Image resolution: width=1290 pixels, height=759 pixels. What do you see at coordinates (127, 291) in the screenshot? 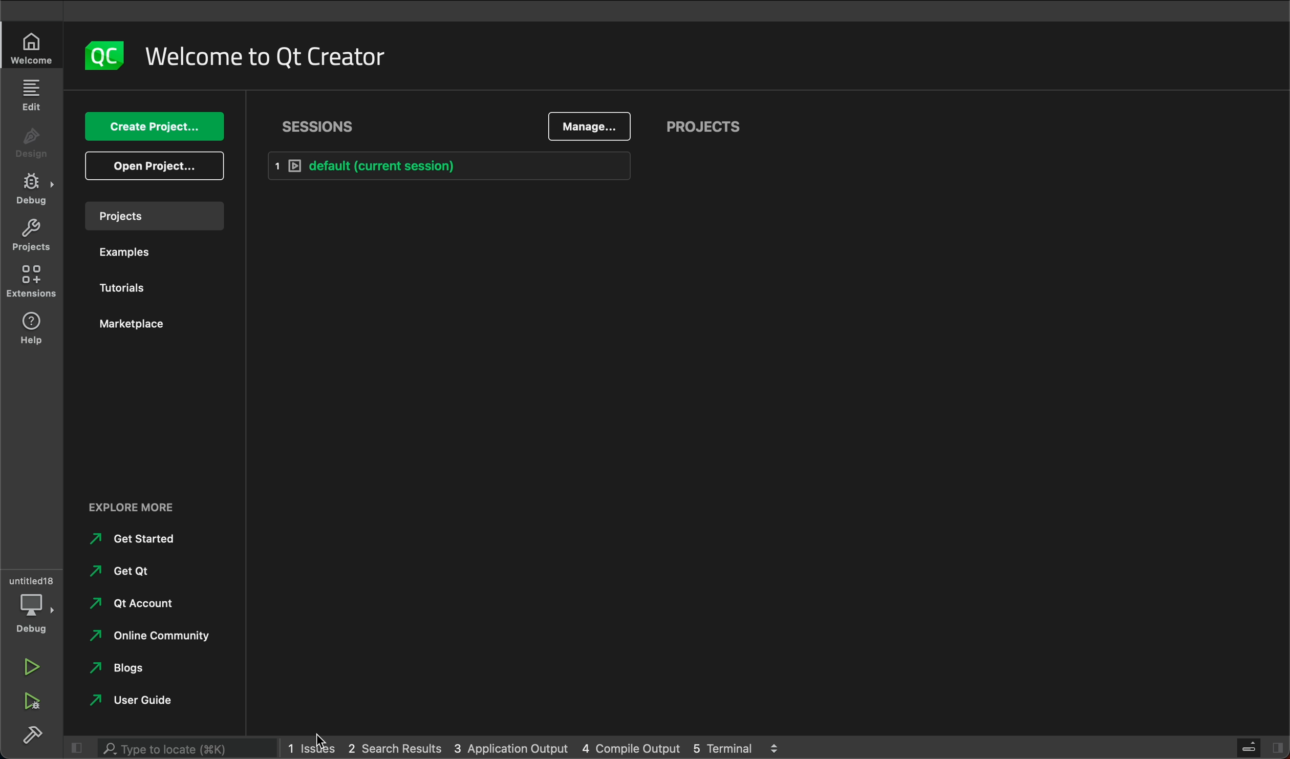
I see `tutorials` at bounding box center [127, 291].